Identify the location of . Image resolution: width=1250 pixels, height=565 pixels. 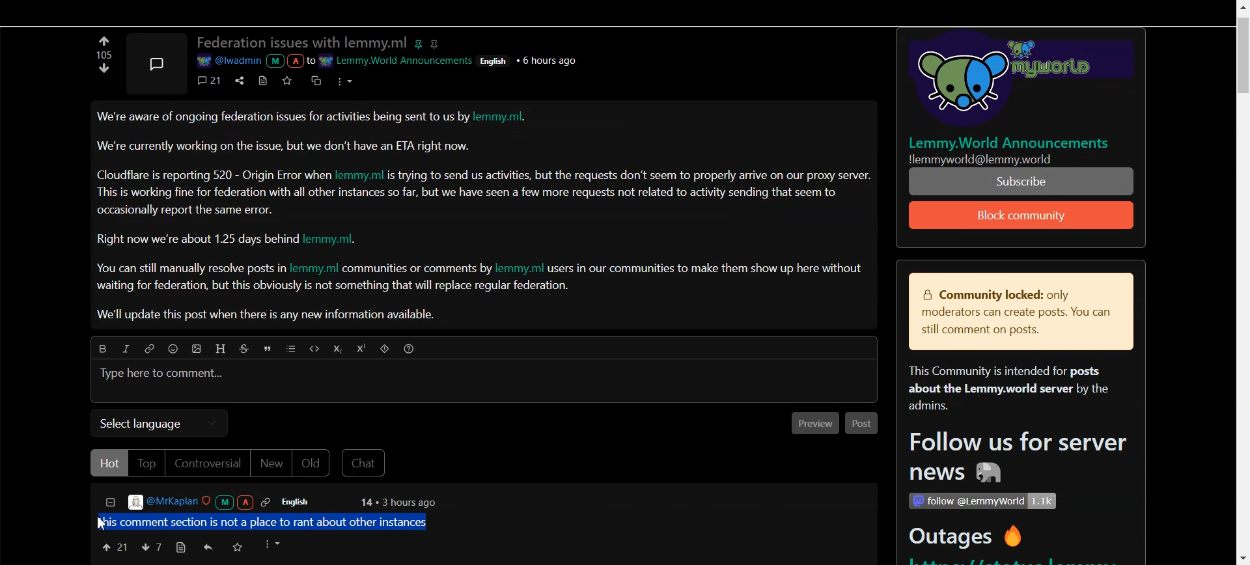
(998, 159).